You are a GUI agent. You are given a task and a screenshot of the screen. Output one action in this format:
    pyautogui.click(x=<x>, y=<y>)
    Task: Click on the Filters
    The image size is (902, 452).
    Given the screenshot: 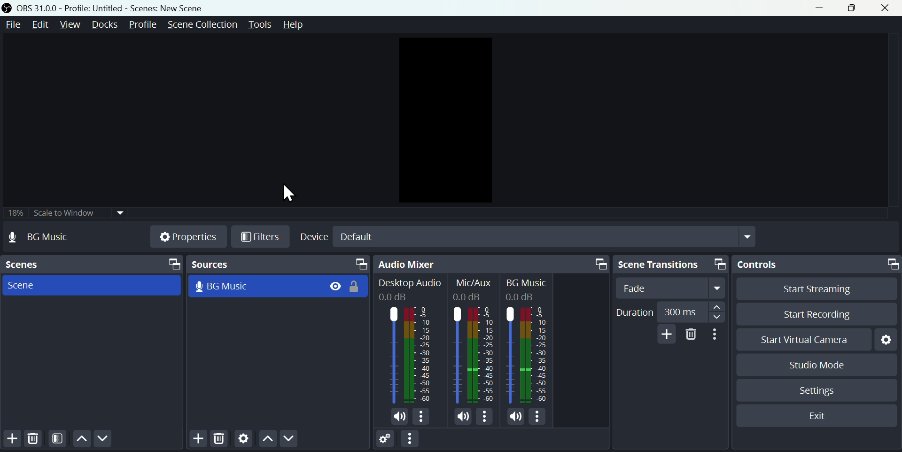 What is the action you would take?
    pyautogui.click(x=260, y=236)
    